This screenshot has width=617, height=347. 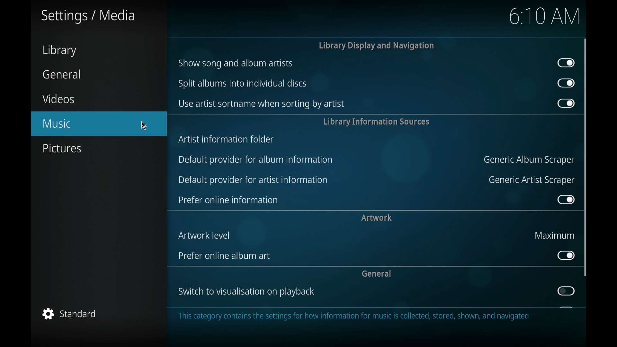 I want to click on toggle button, so click(x=565, y=255).